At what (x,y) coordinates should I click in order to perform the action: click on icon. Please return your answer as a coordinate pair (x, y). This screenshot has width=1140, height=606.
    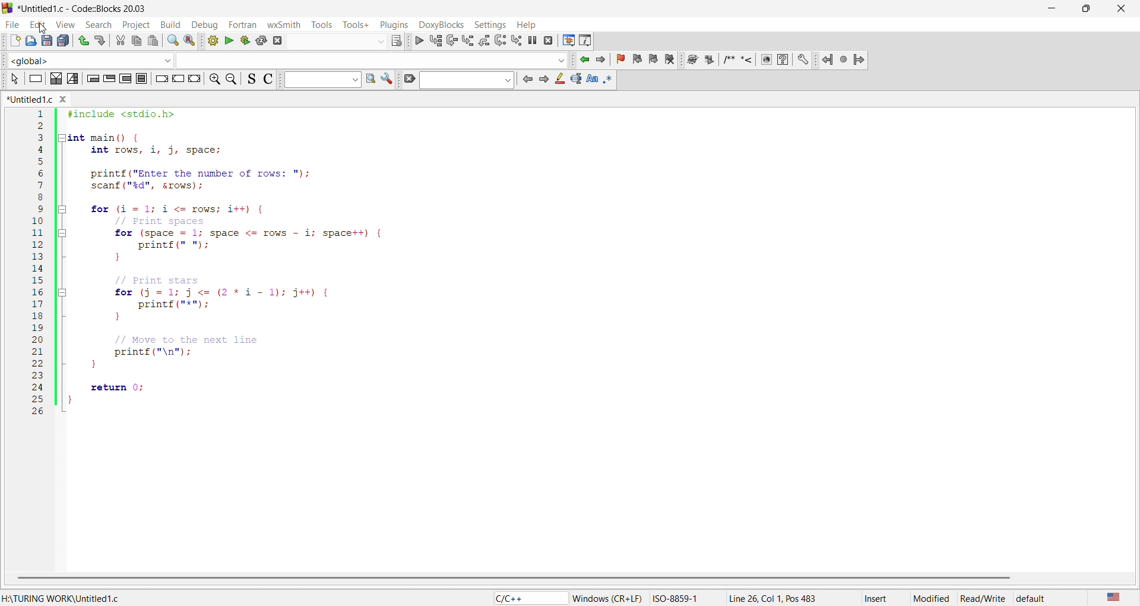
    Looking at the image, I should click on (34, 80).